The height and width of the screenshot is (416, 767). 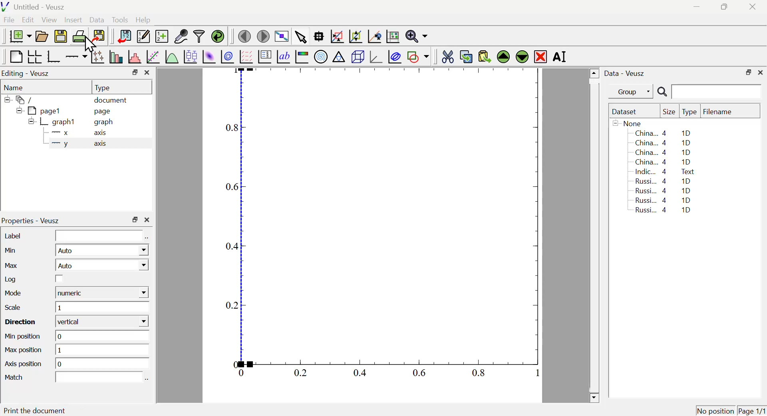 What do you see at coordinates (147, 220) in the screenshot?
I see `Close` at bounding box center [147, 220].